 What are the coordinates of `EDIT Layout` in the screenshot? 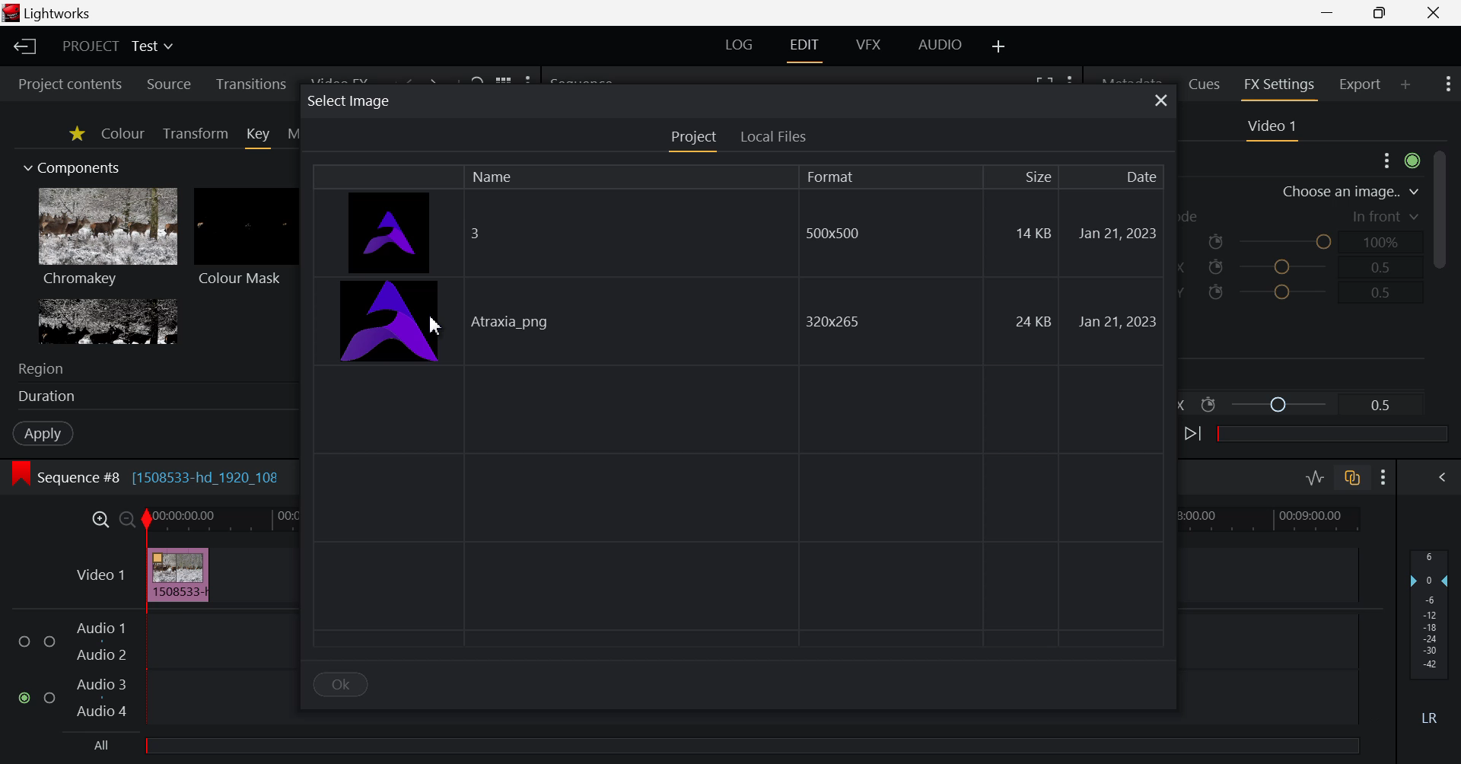 It's located at (804, 49).